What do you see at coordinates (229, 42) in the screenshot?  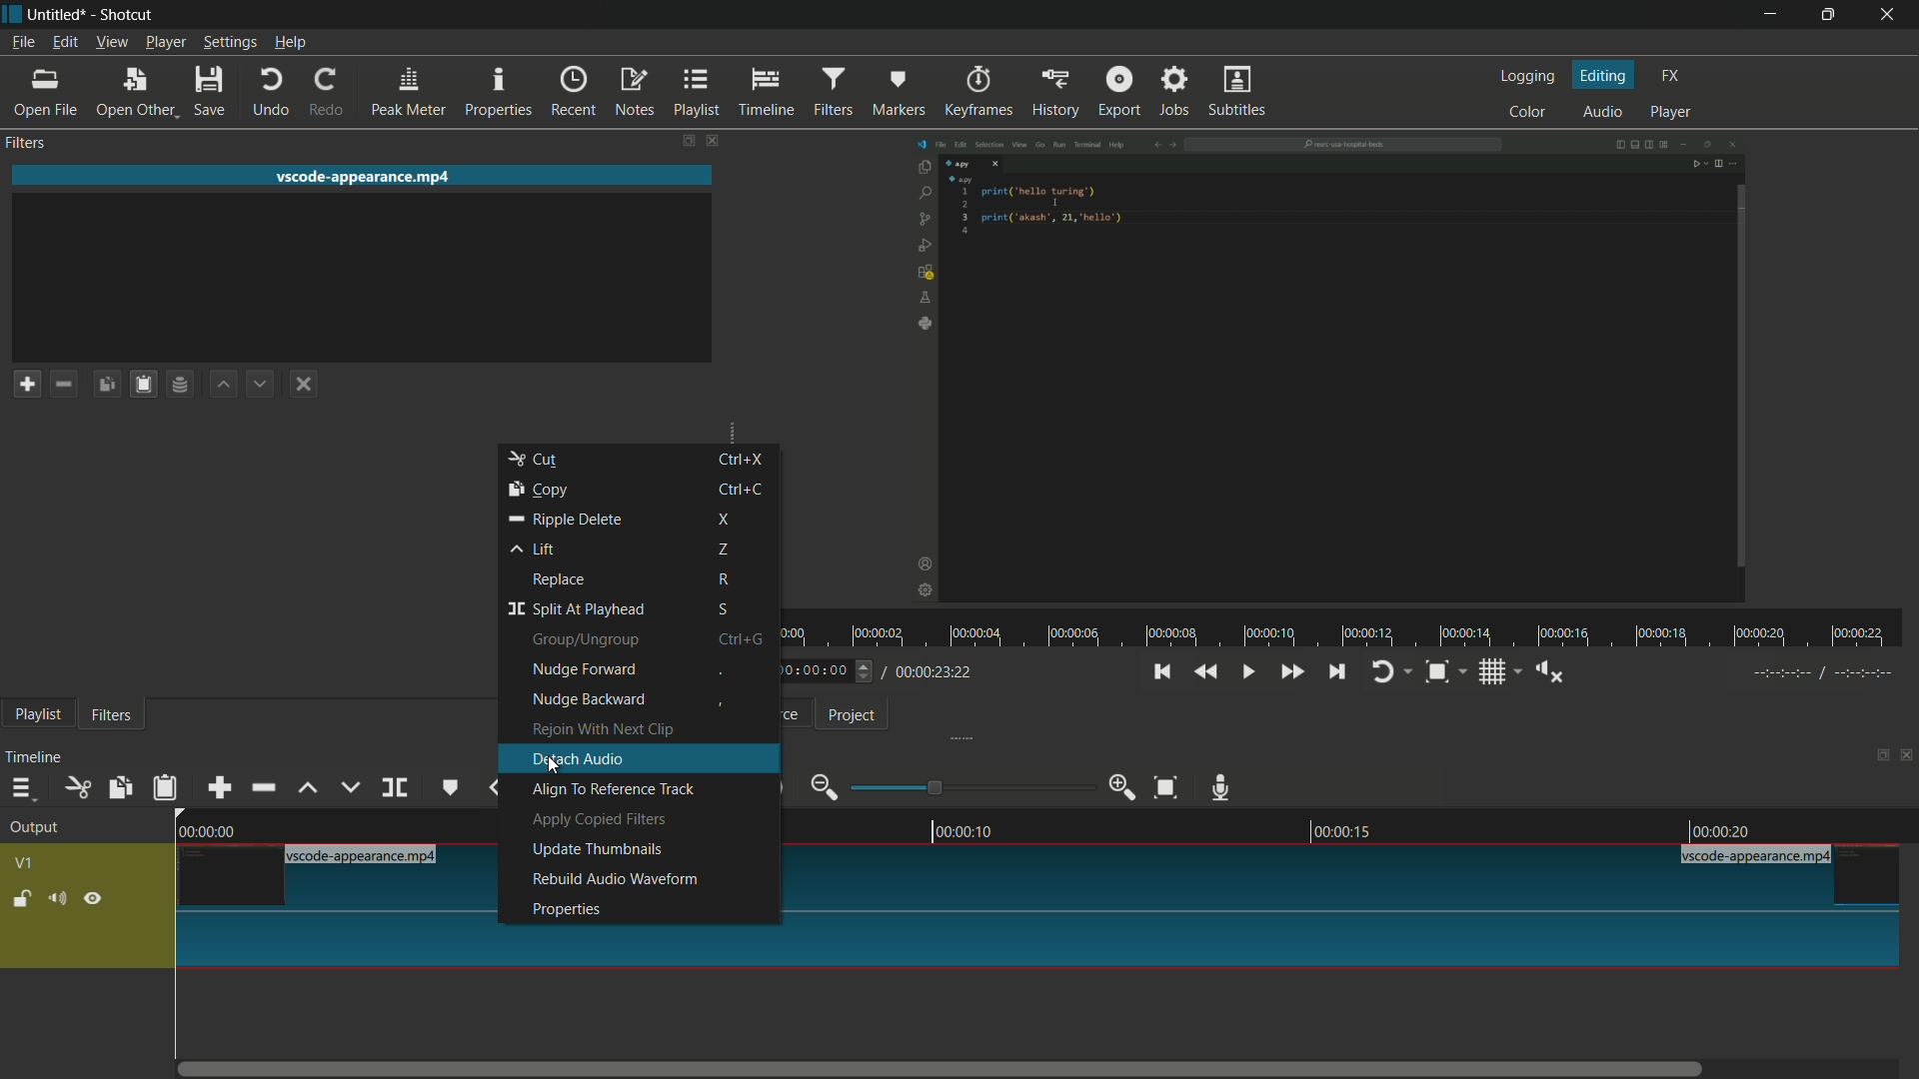 I see `settings menu` at bounding box center [229, 42].